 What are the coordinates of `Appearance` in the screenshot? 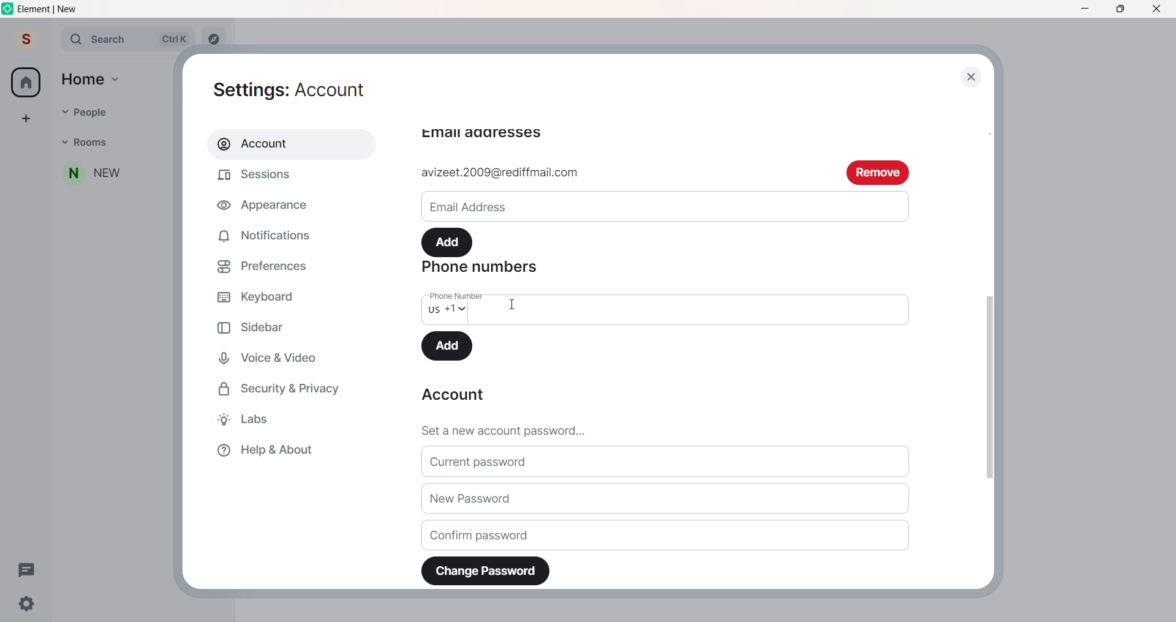 It's located at (266, 208).